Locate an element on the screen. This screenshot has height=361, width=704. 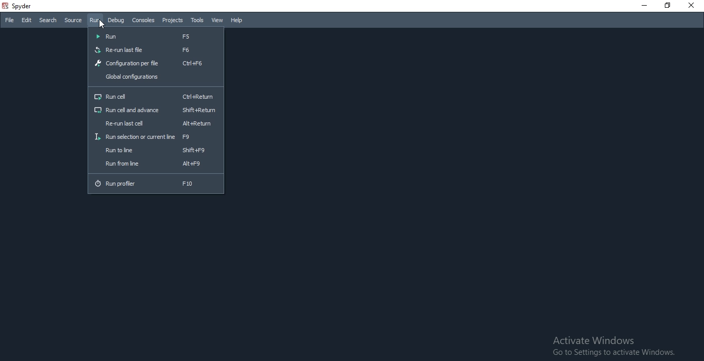
Help is located at coordinates (238, 21).